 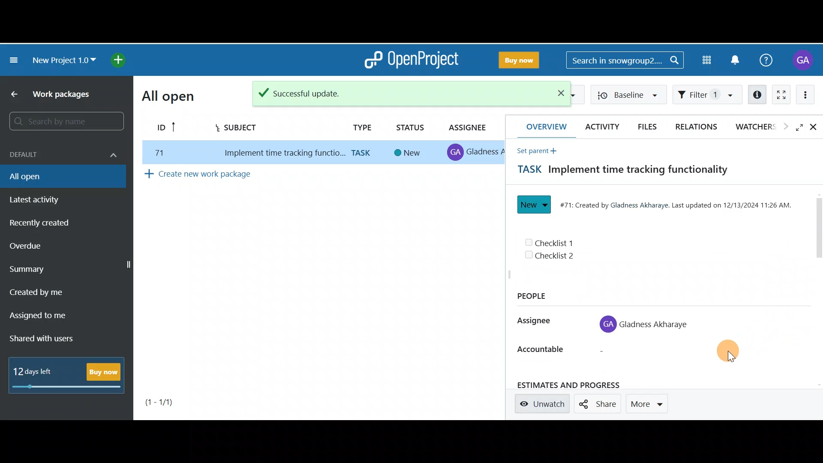 I want to click on gladness A, so click(x=486, y=151).